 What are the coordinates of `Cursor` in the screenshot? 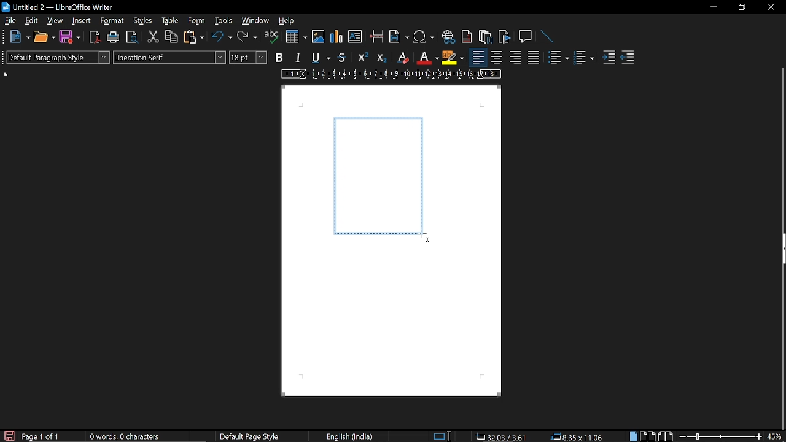 It's located at (426, 238).